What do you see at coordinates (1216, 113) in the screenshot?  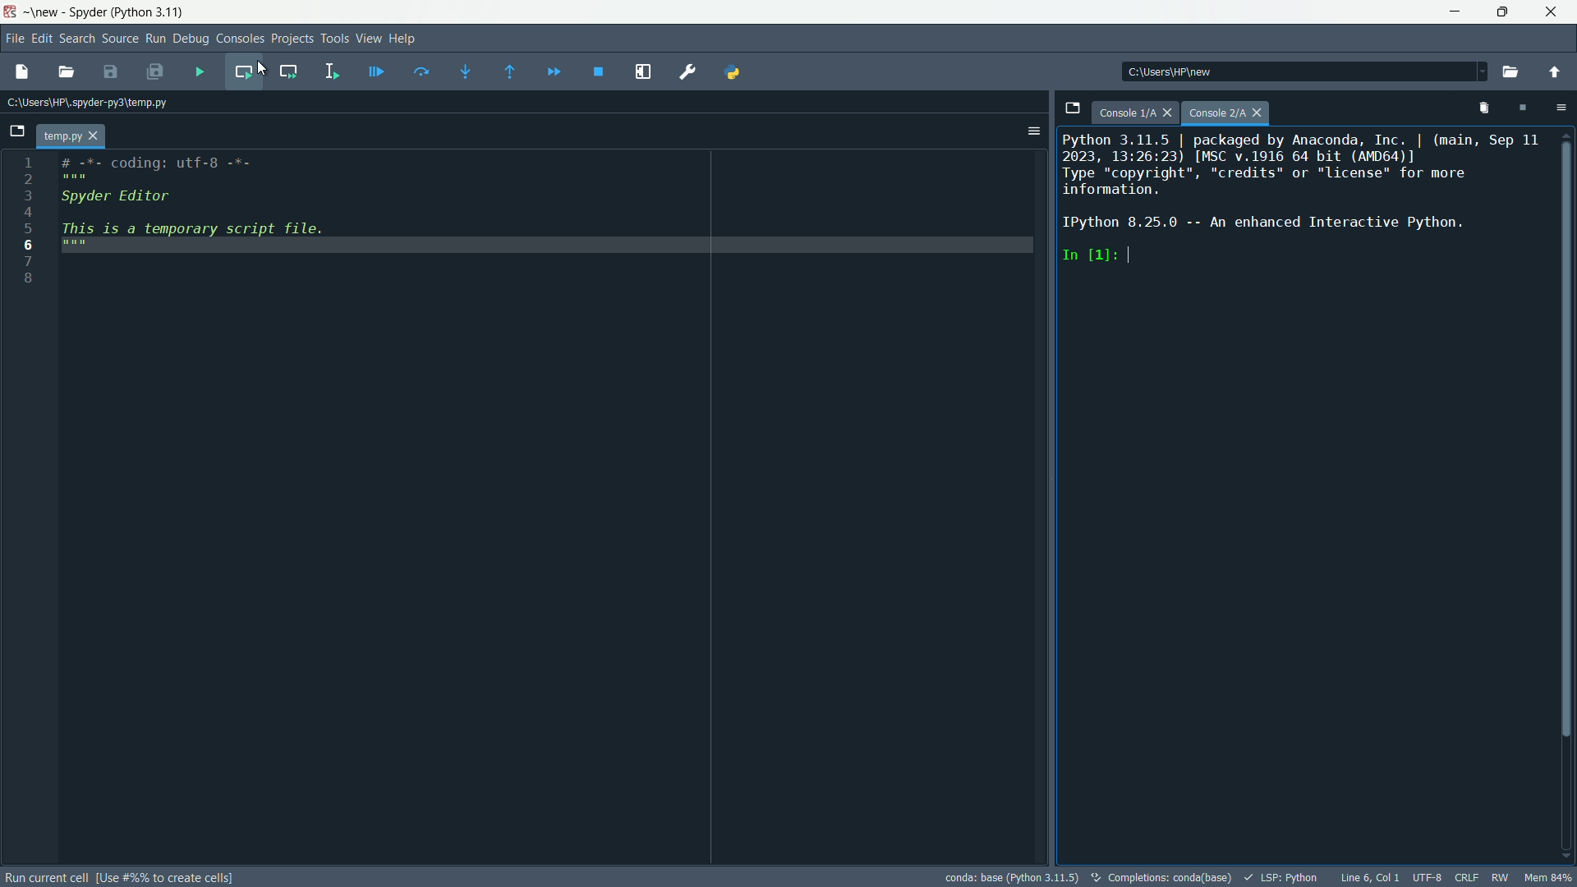 I see `Console 2/A` at bounding box center [1216, 113].